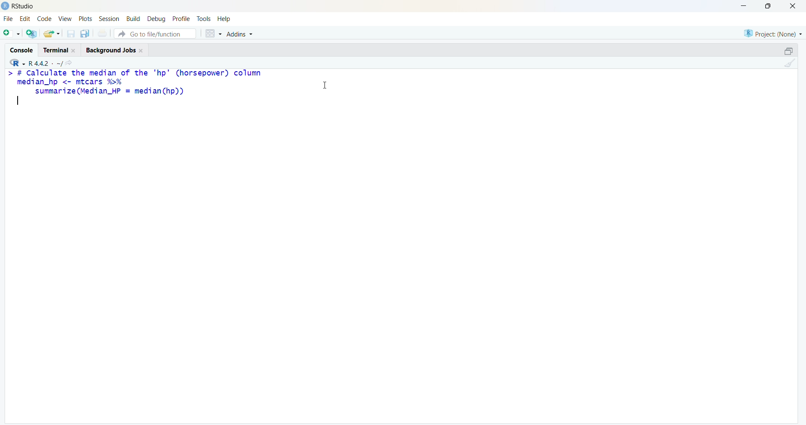 The width and height of the screenshot is (806, 425). I want to click on clean, so click(790, 63).